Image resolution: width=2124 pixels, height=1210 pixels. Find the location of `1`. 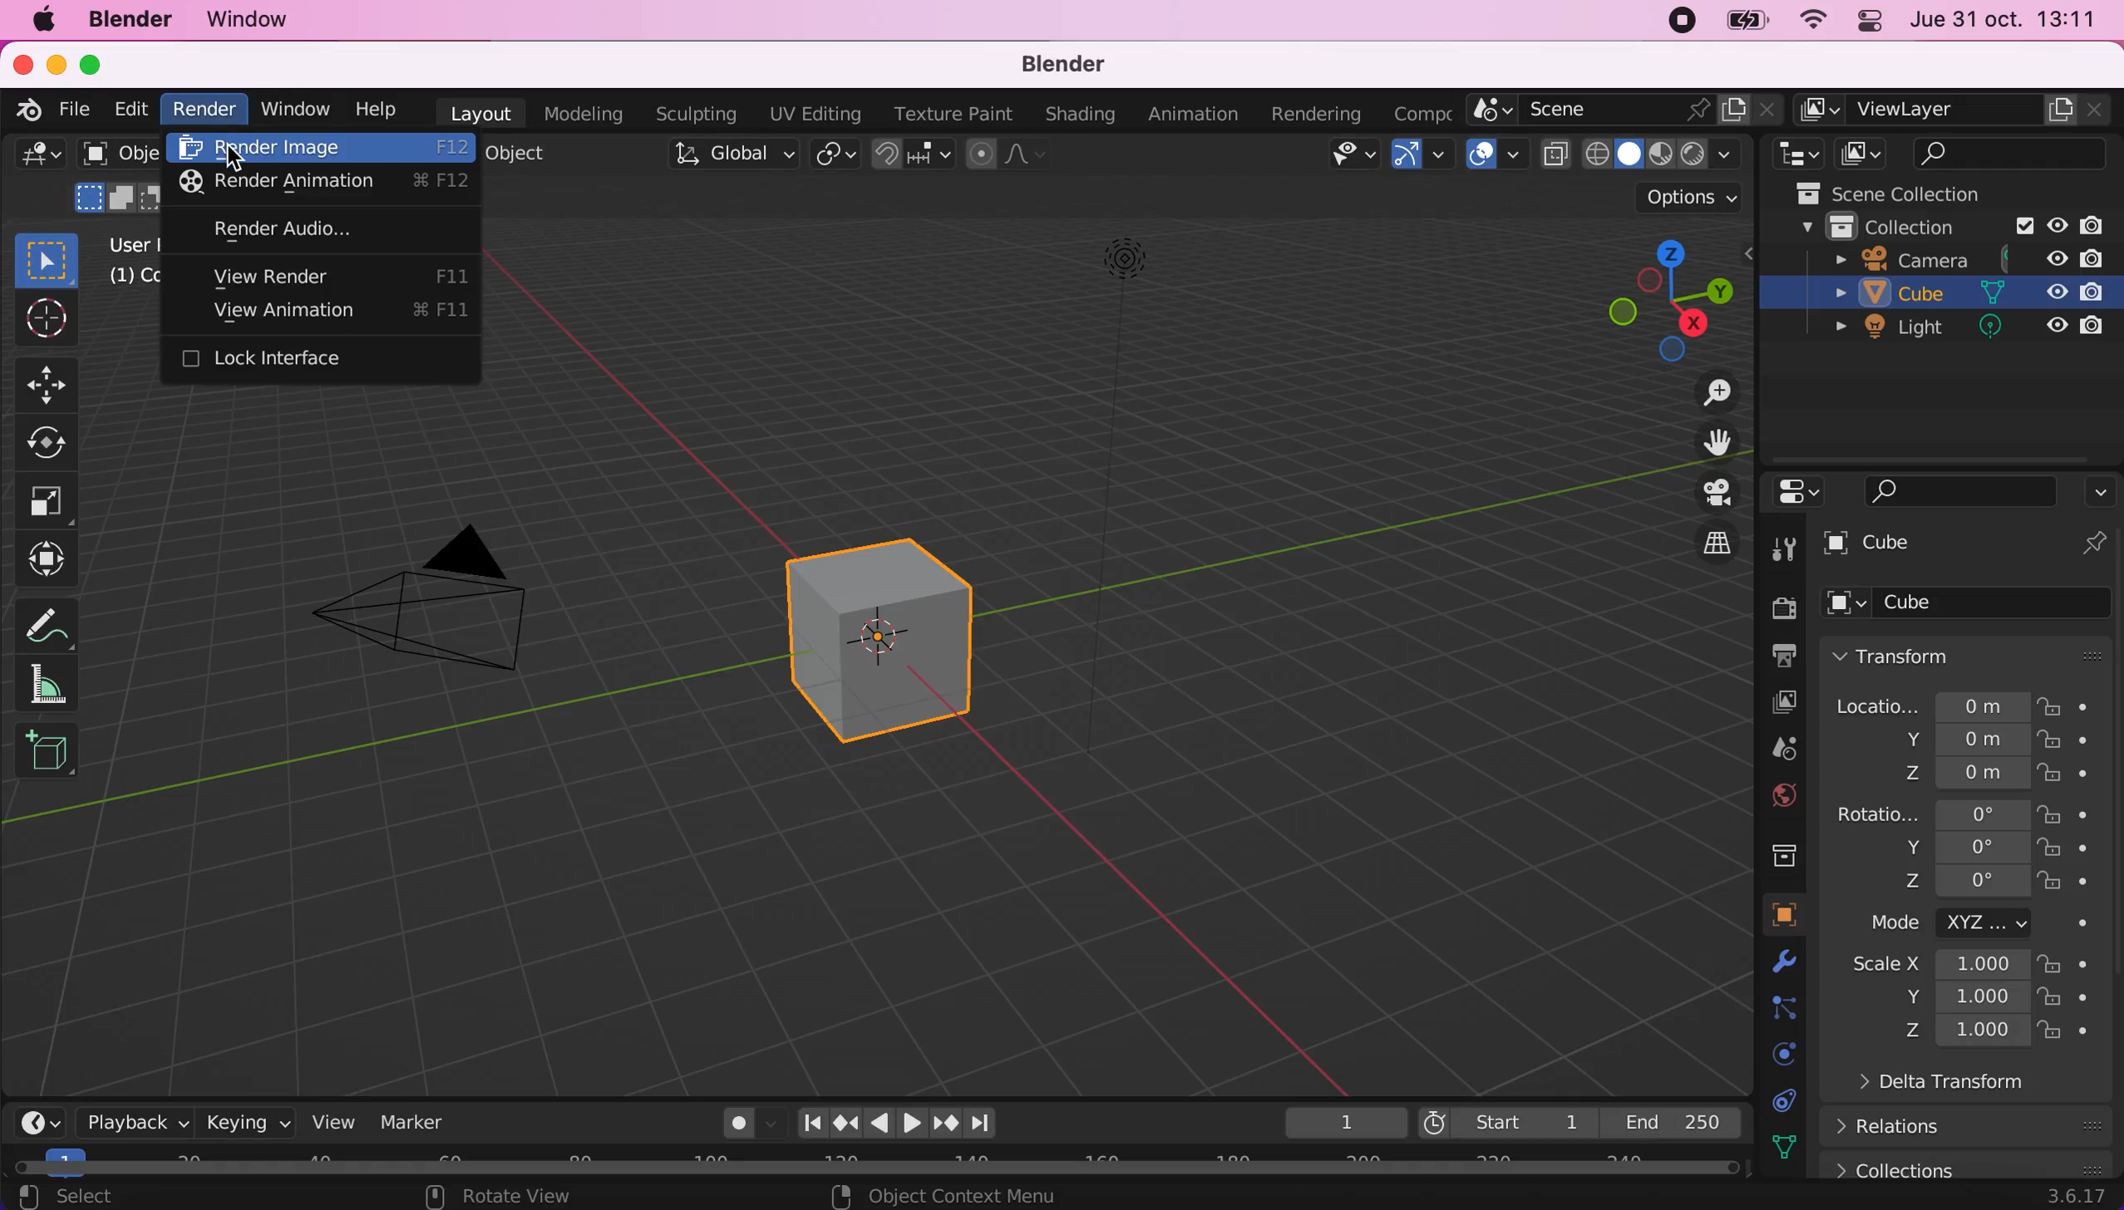

1 is located at coordinates (1337, 1122).